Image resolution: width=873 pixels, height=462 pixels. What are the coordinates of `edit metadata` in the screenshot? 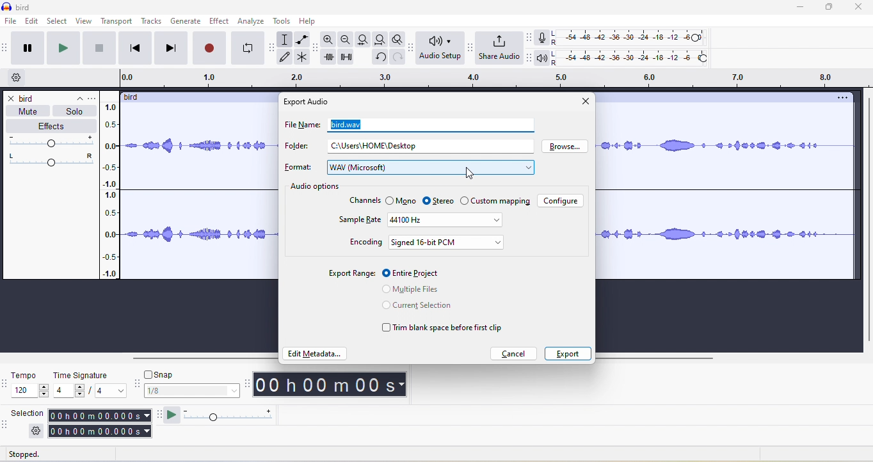 It's located at (315, 355).